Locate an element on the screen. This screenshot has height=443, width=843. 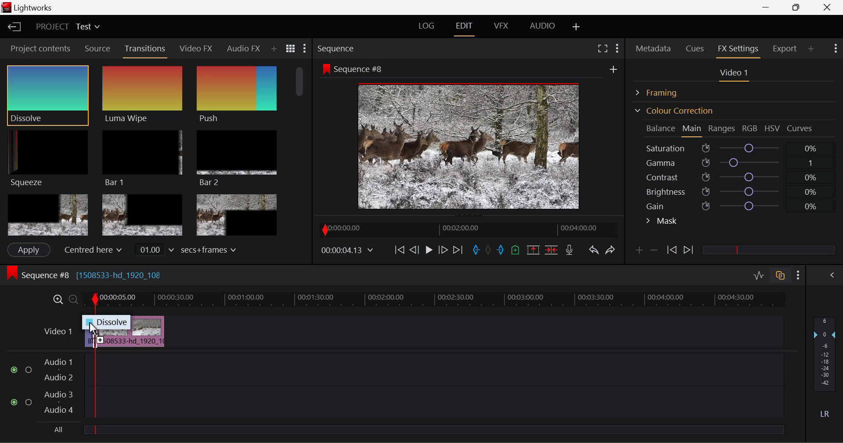
Add keyframe is located at coordinates (638, 252).